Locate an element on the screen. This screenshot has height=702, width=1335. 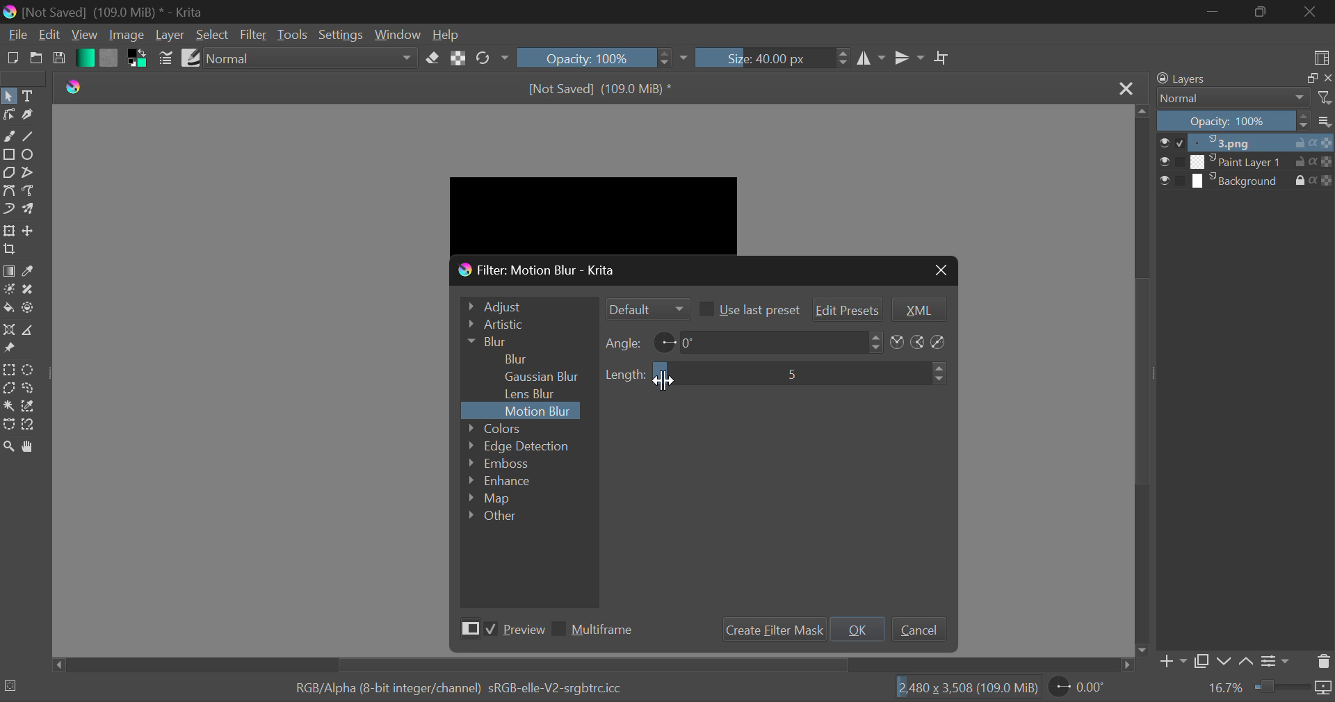
Dynamic Brush is located at coordinates (8, 210).